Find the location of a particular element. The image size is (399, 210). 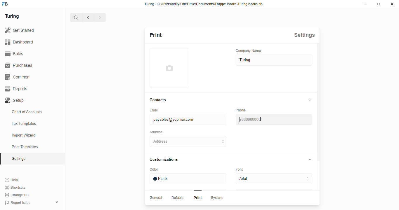

payables@yopmai com is located at coordinates (186, 120).